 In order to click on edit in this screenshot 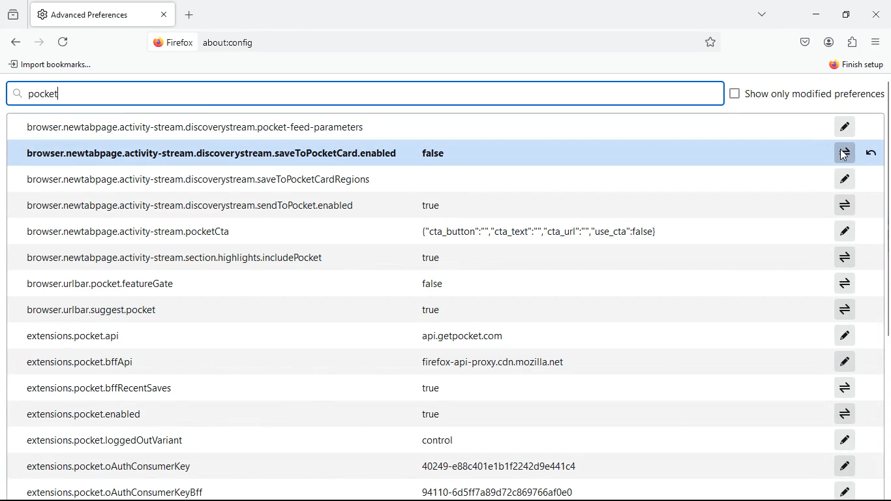, I will do `click(843, 439)`.